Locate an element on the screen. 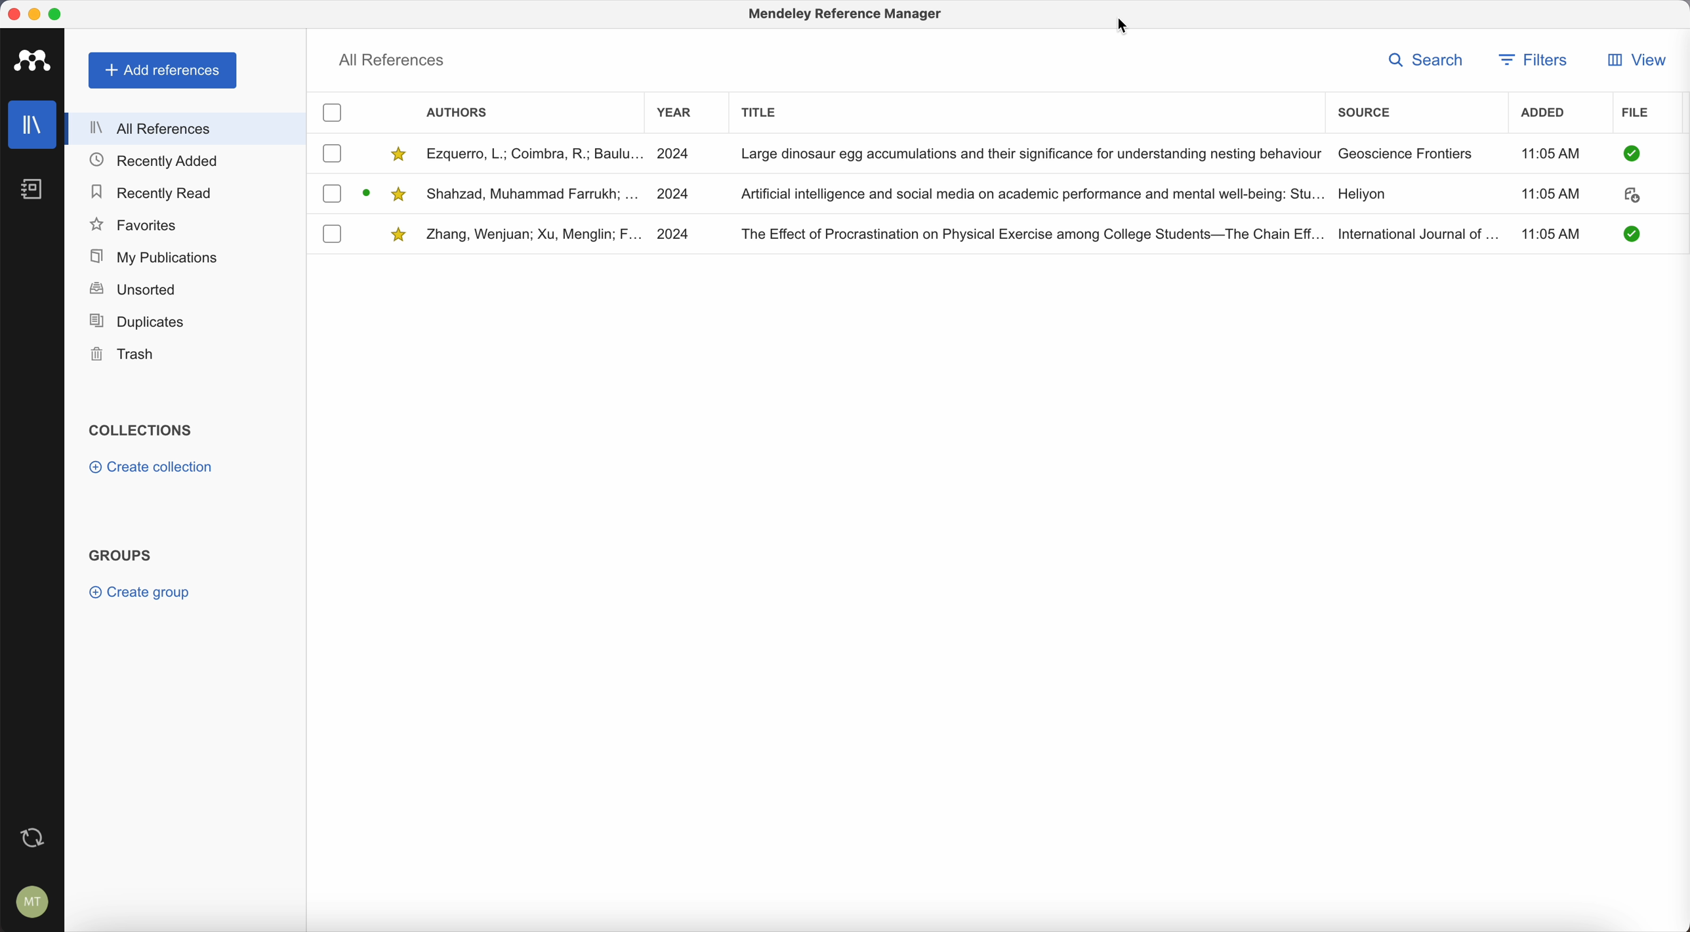 Image resolution: width=1690 pixels, height=932 pixels. pdf downloaded is located at coordinates (1626, 233).